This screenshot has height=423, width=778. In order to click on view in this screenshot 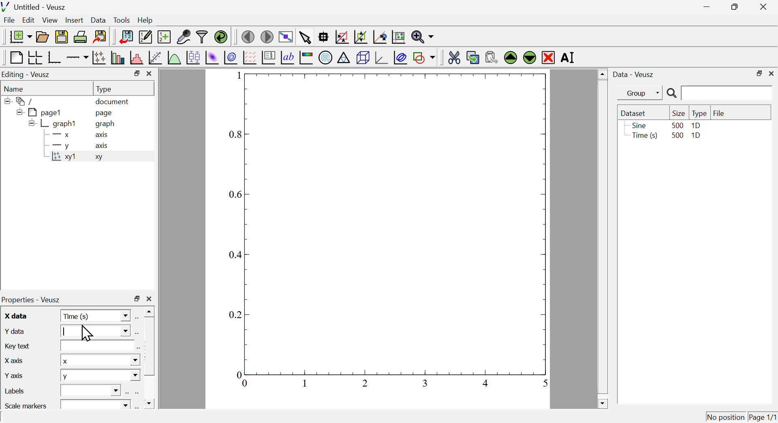, I will do `click(51, 20)`.